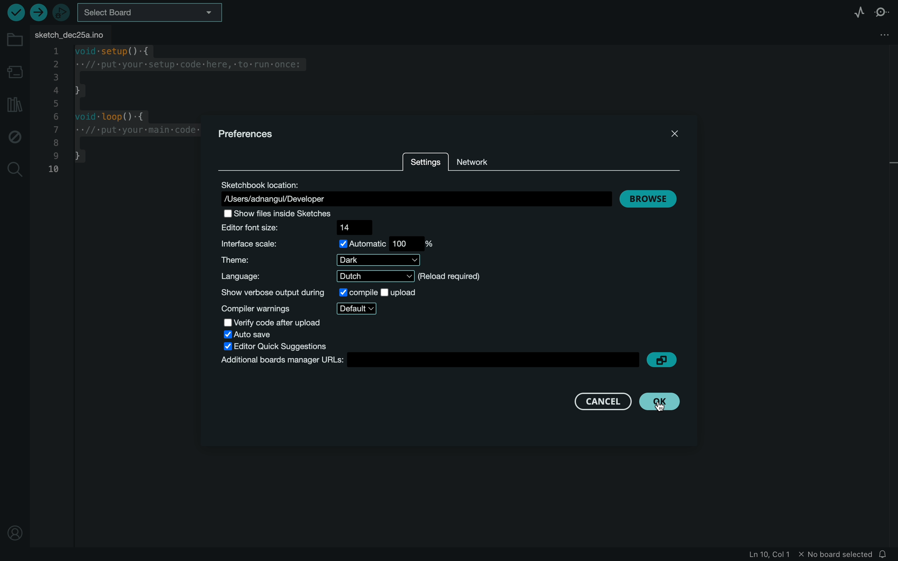 This screenshot has height=561, width=898. Describe the element at coordinates (15, 40) in the screenshot. I see `folder` at that location.